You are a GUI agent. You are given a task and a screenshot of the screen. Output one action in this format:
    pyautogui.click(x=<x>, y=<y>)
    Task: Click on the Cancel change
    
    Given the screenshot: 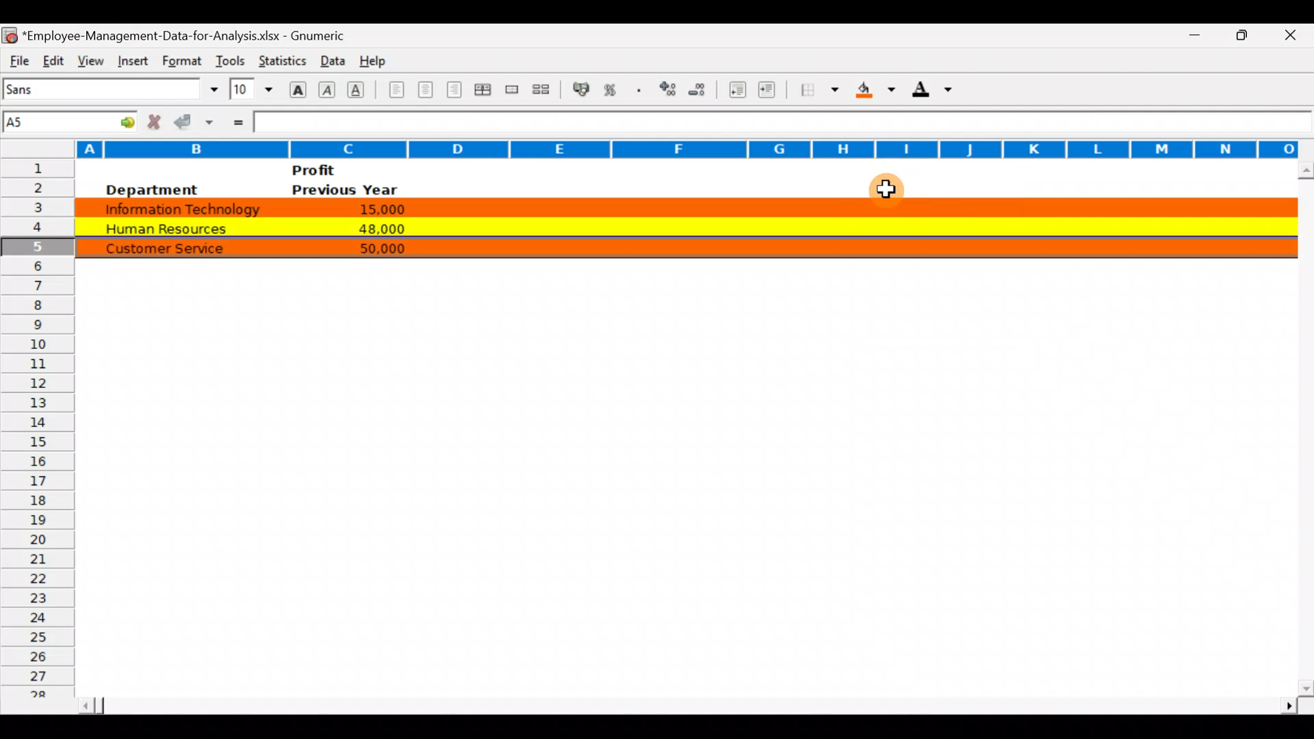 What is the action you would take?
    pyautogui.click(x=157, y=121)
    